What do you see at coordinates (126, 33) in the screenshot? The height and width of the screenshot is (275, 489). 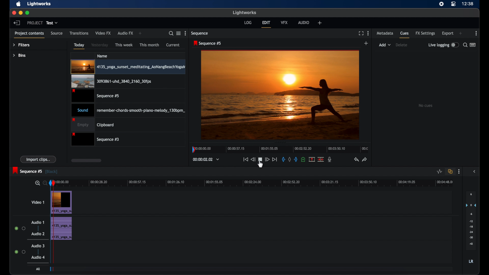 I see `audio fx` at bounding box center [126, 33].